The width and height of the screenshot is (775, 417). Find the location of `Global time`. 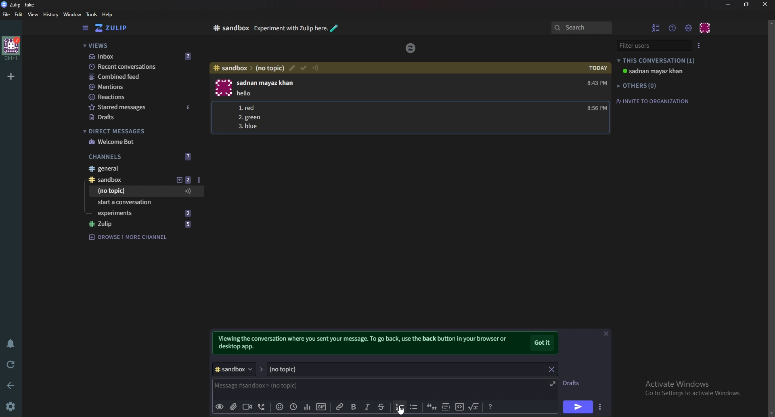

Global time is located at coordinates (293, 406).